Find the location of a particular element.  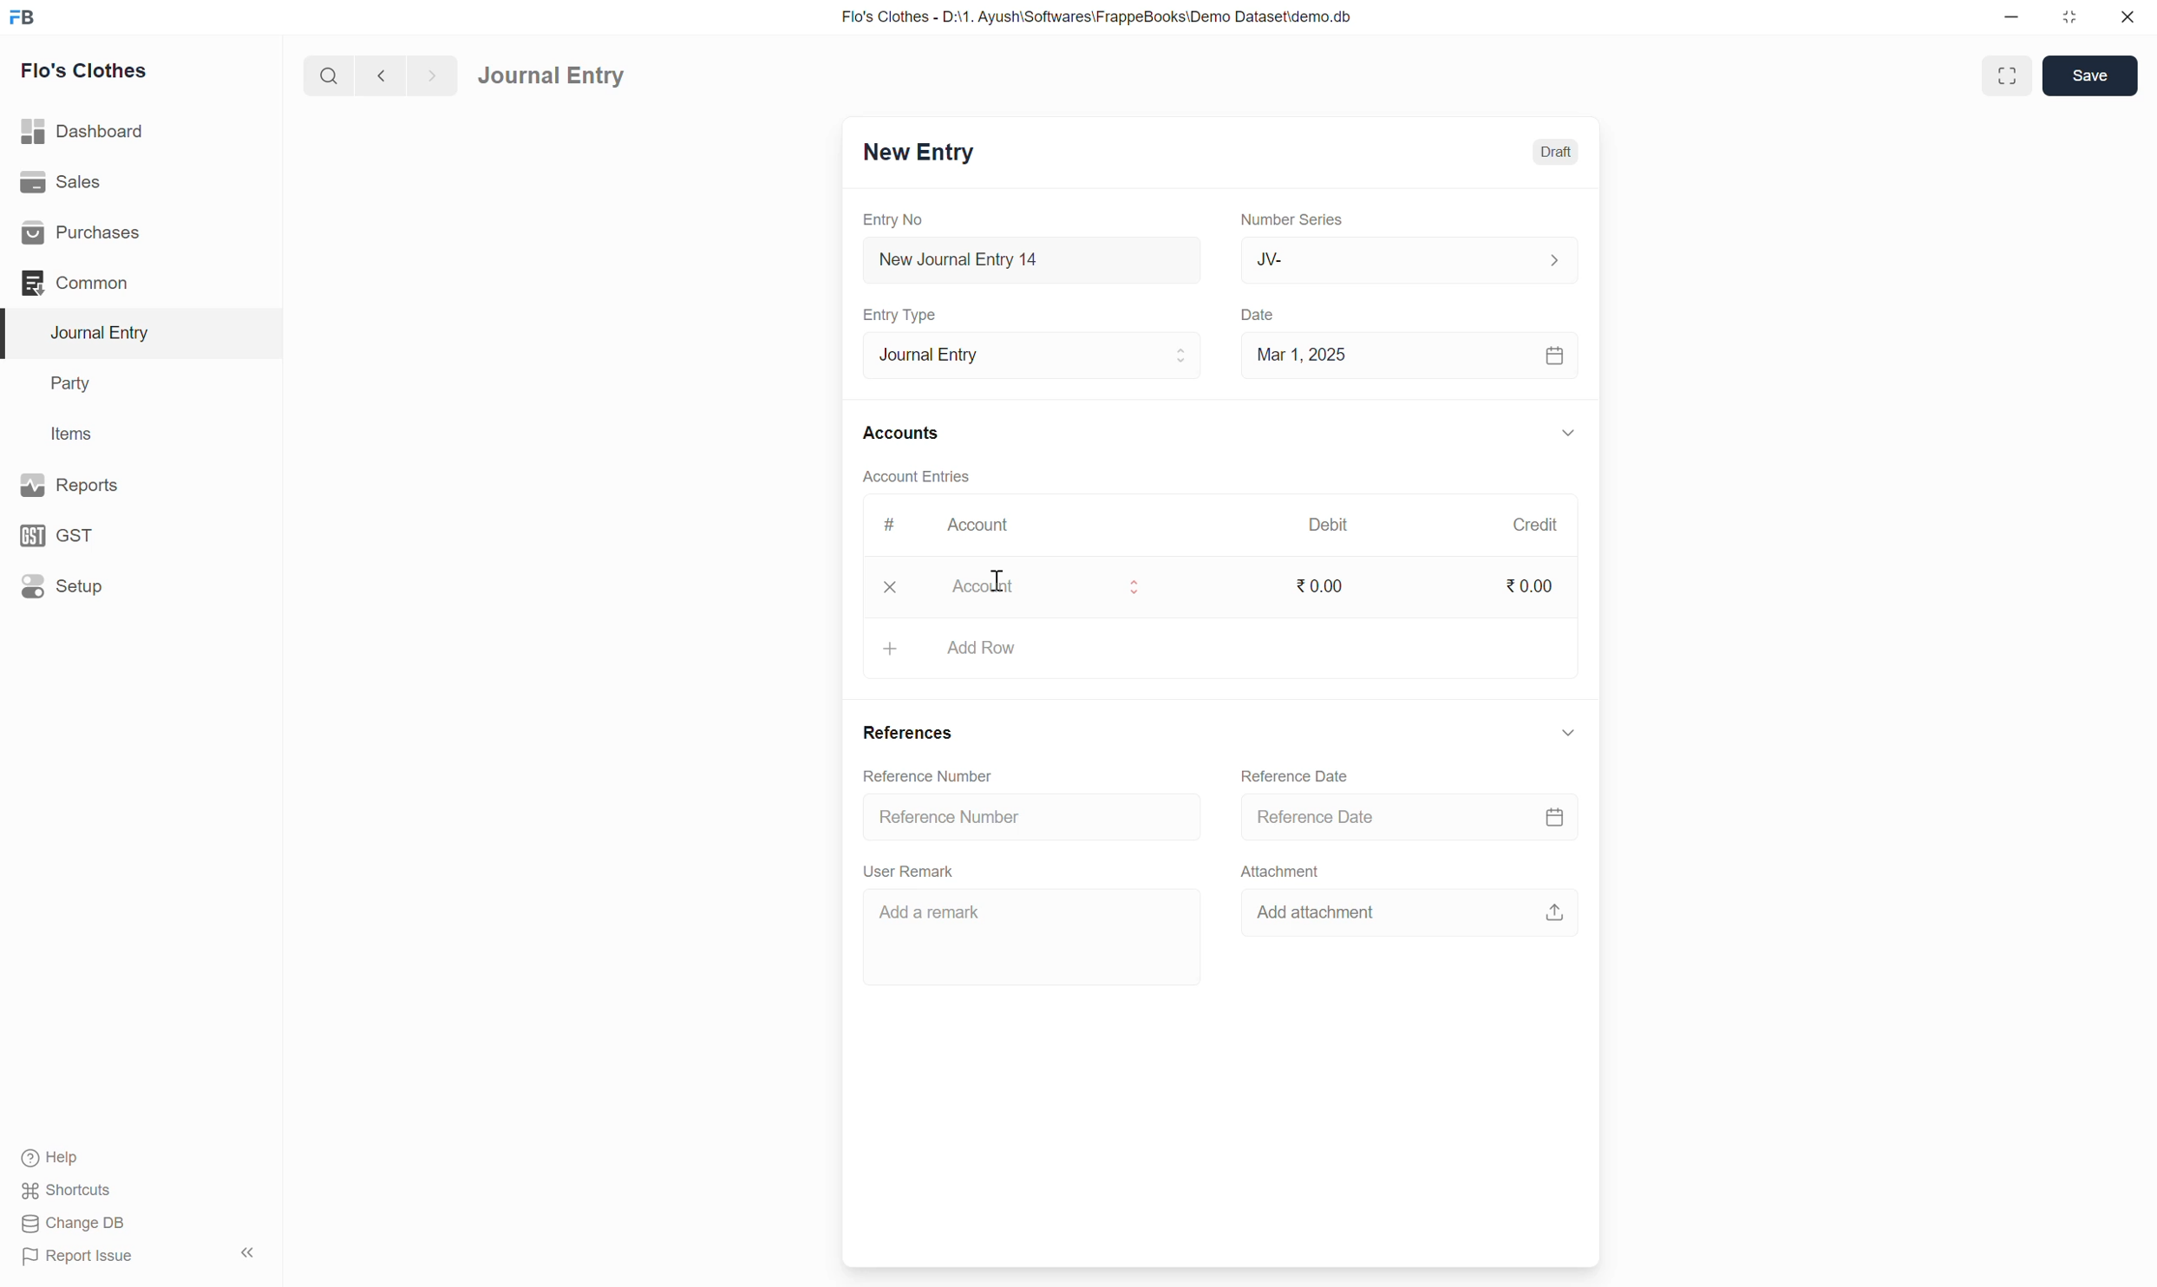

Sales is located at coordinates (60, 180).